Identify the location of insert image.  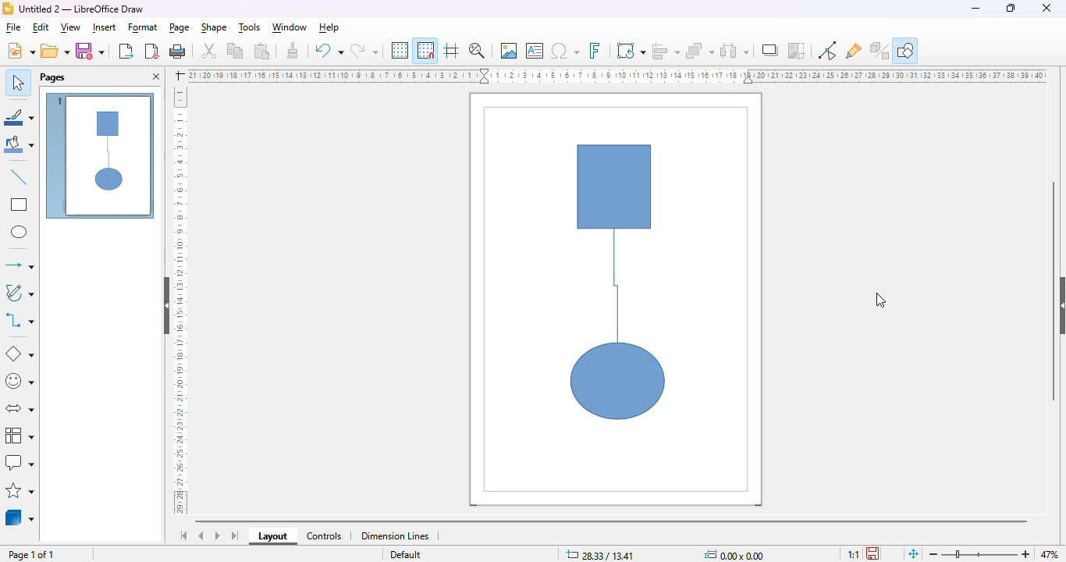
(509, 50).